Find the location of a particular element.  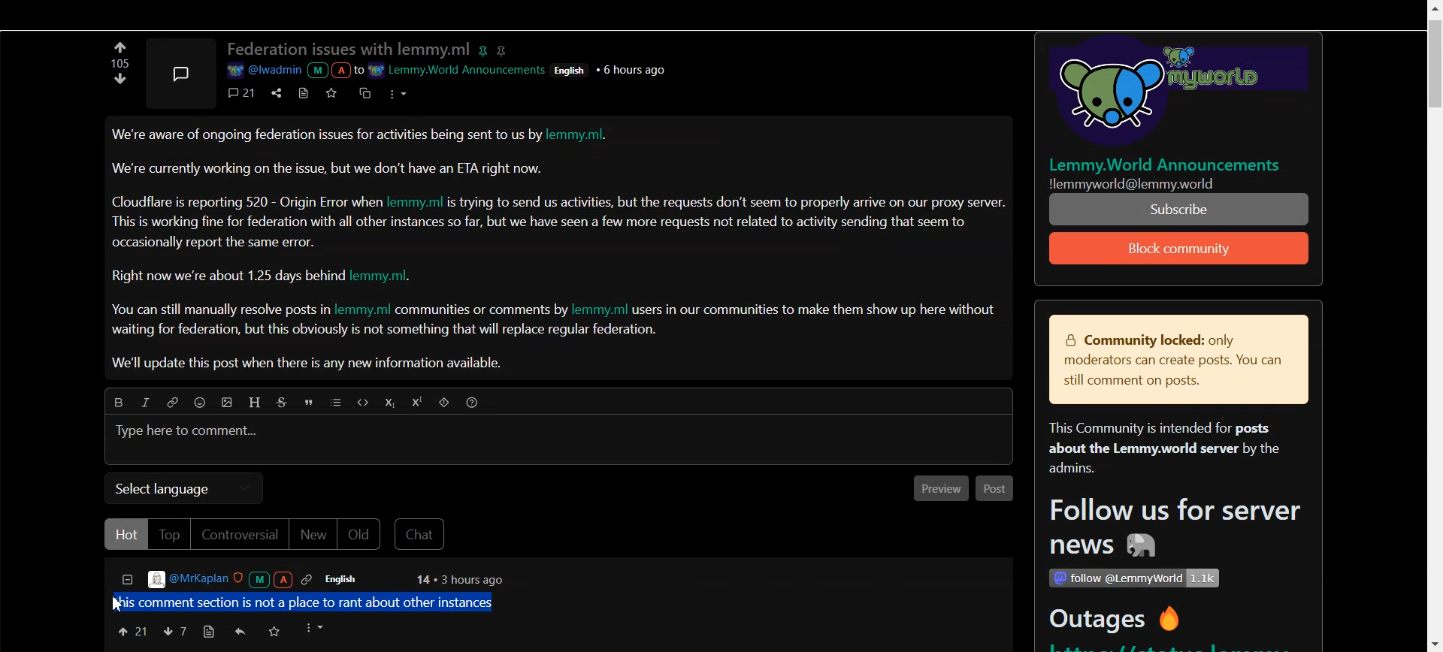

hyperlink is located at coordinates (504, 50).